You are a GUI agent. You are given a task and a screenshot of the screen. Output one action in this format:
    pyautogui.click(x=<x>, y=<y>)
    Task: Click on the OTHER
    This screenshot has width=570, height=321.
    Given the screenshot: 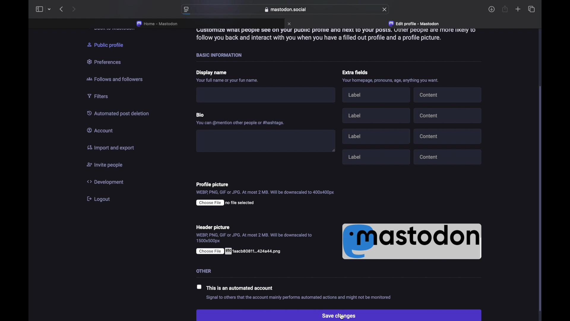 What is the action you would take?
    pyautogui.click(x=205, y=271)
    